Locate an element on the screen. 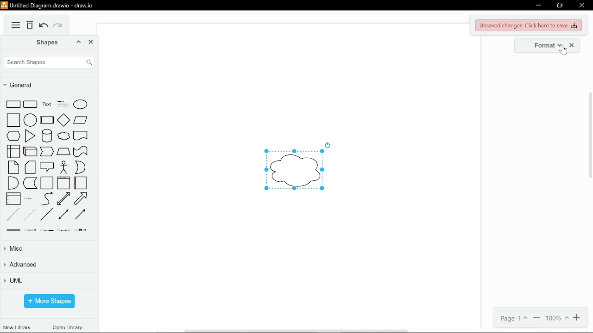  cloud diagram added is located at coordinates (294, 170).